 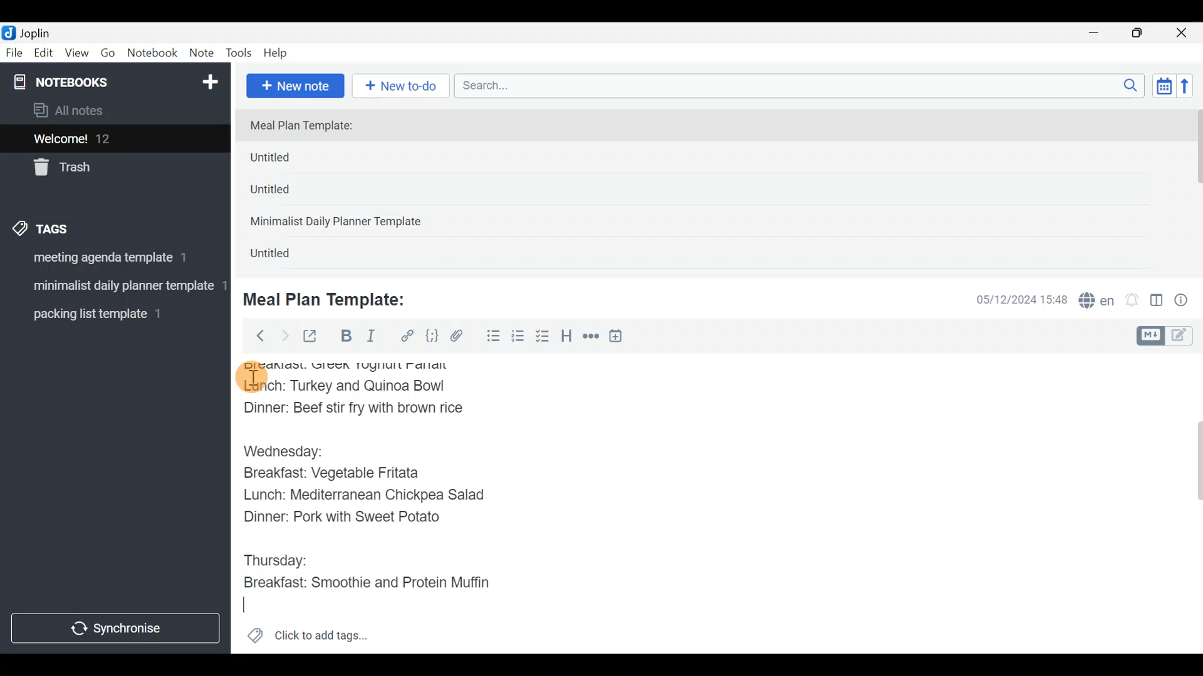 What do you see at coordinates (307, 640) in the screenshot?
I see `Click to add tags` at bounding box center [307, 640].